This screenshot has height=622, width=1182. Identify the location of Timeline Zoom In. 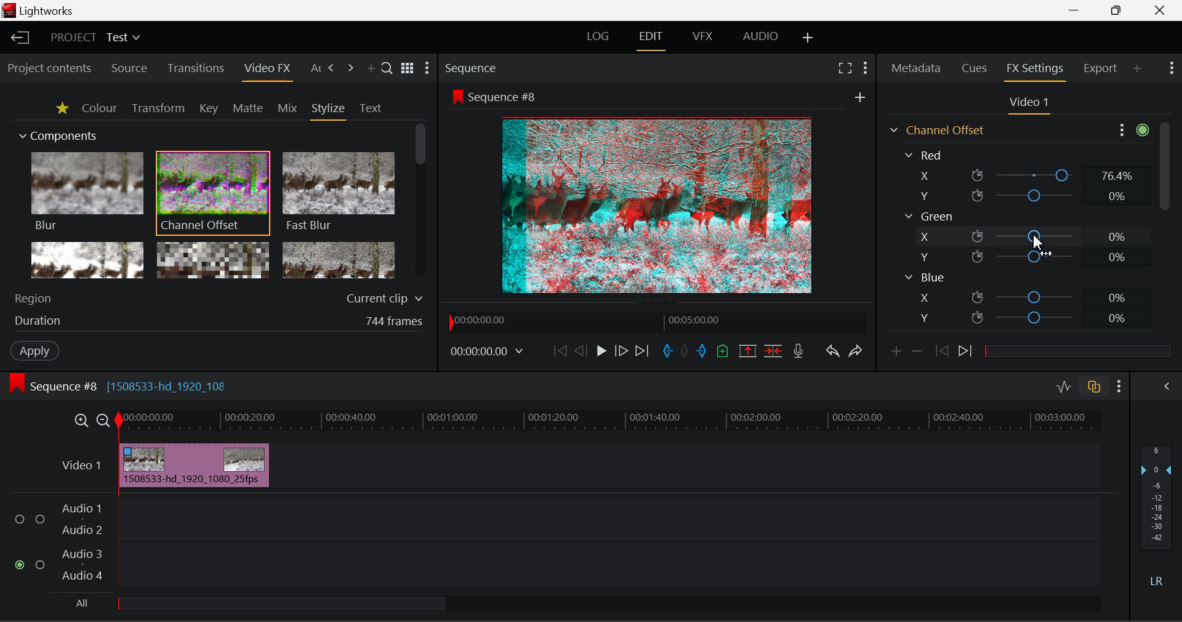
(81, 422).